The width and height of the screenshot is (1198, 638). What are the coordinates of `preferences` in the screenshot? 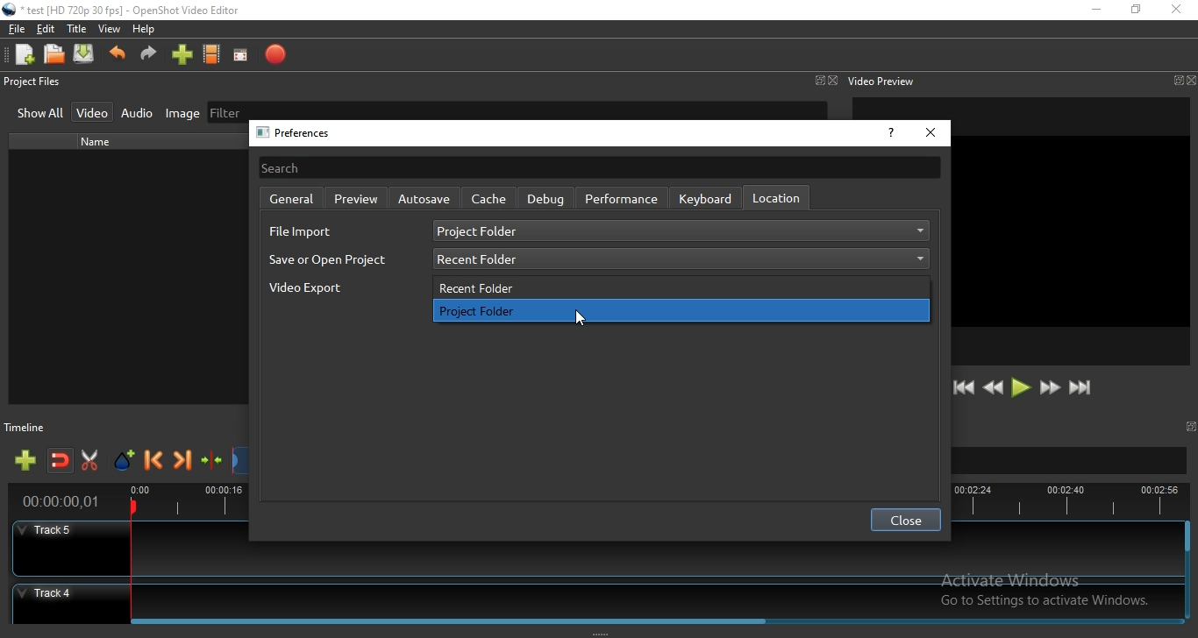 It's located at (299, 133).